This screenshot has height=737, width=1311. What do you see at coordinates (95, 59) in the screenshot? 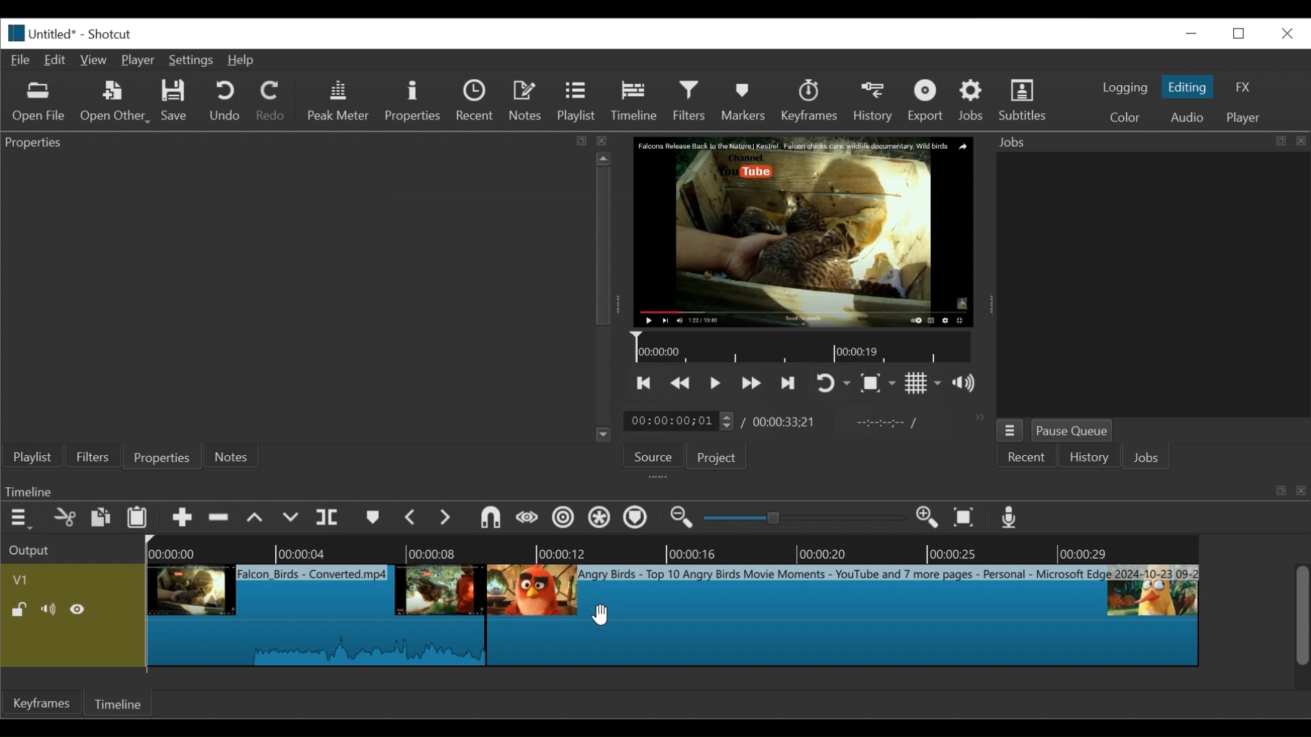
I see `View` at bounding box center [95, 59].